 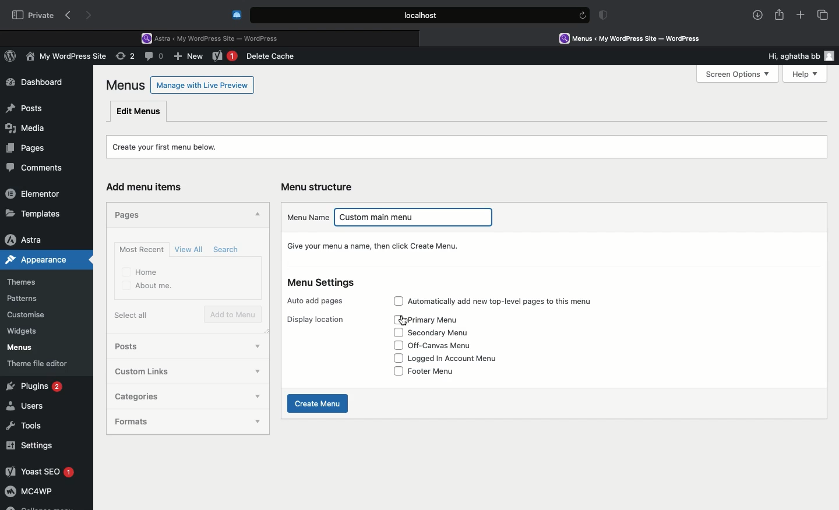 I want to click on Home, so click(x=141, y=271).